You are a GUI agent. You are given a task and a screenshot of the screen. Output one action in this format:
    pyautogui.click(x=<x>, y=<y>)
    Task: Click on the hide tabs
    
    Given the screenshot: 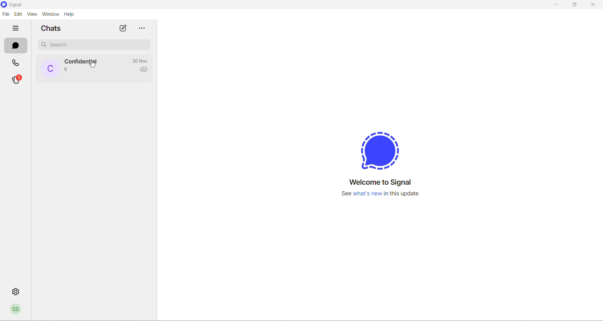 What is the action you would take?
    pyautogui.click(x=14, y=28)
    